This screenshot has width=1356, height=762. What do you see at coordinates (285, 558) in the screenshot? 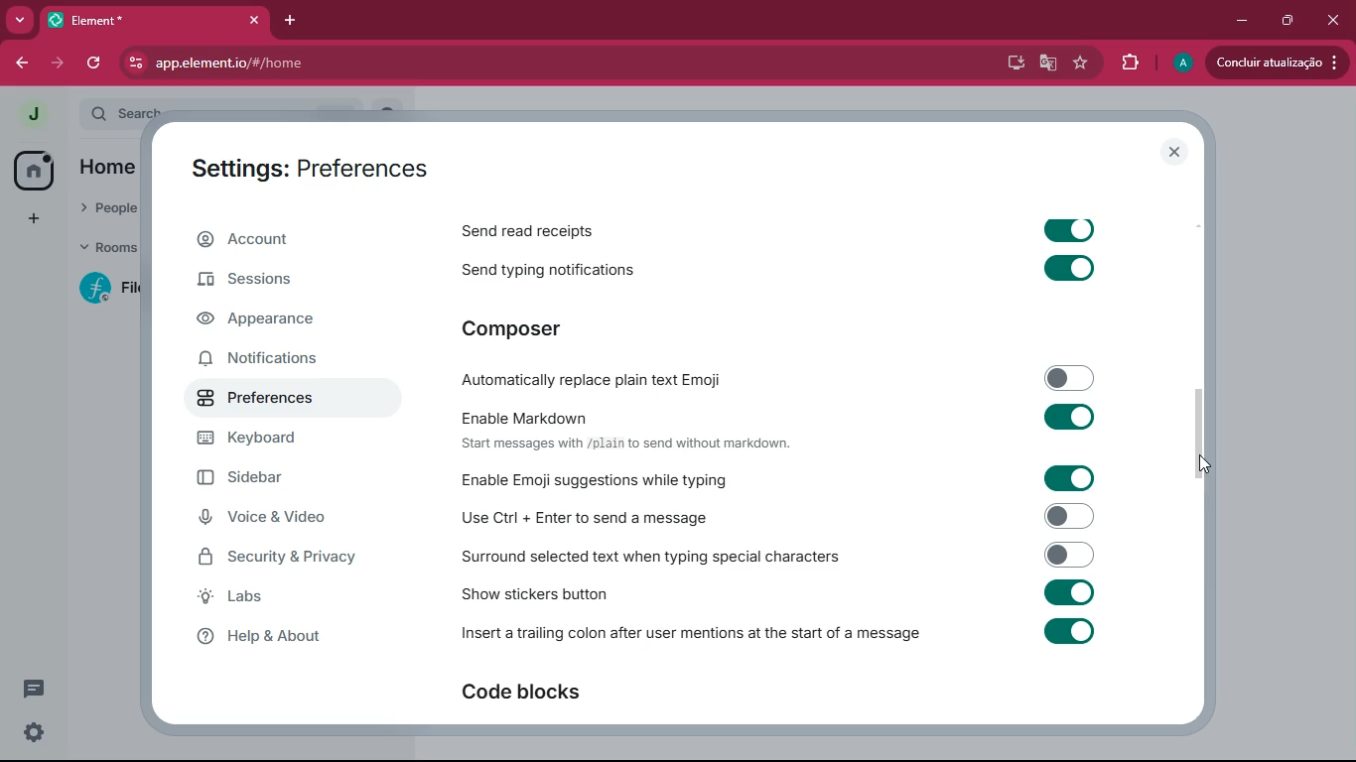
I see `security & privacy` at bounding box center [285, 558].